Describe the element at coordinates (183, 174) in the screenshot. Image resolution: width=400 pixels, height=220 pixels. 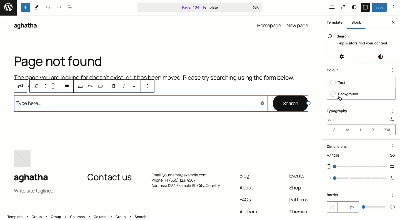
I see `Email: yourname@example.com` at that location.